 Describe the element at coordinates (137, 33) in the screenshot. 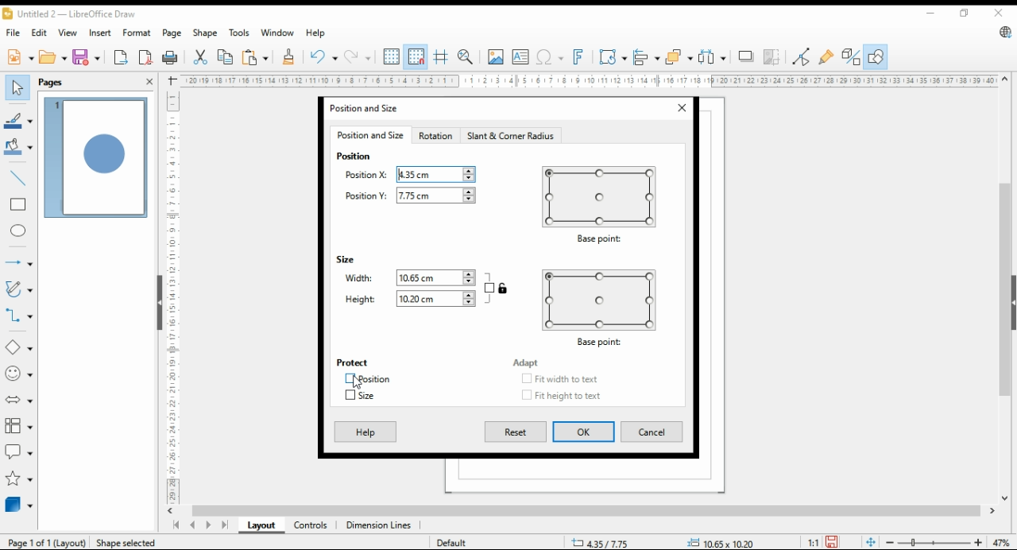

I see `format` at that location.